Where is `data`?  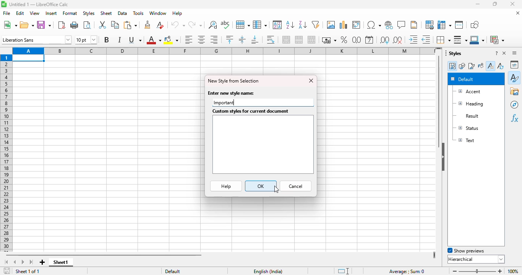
data is located at coordinates (123, 13).